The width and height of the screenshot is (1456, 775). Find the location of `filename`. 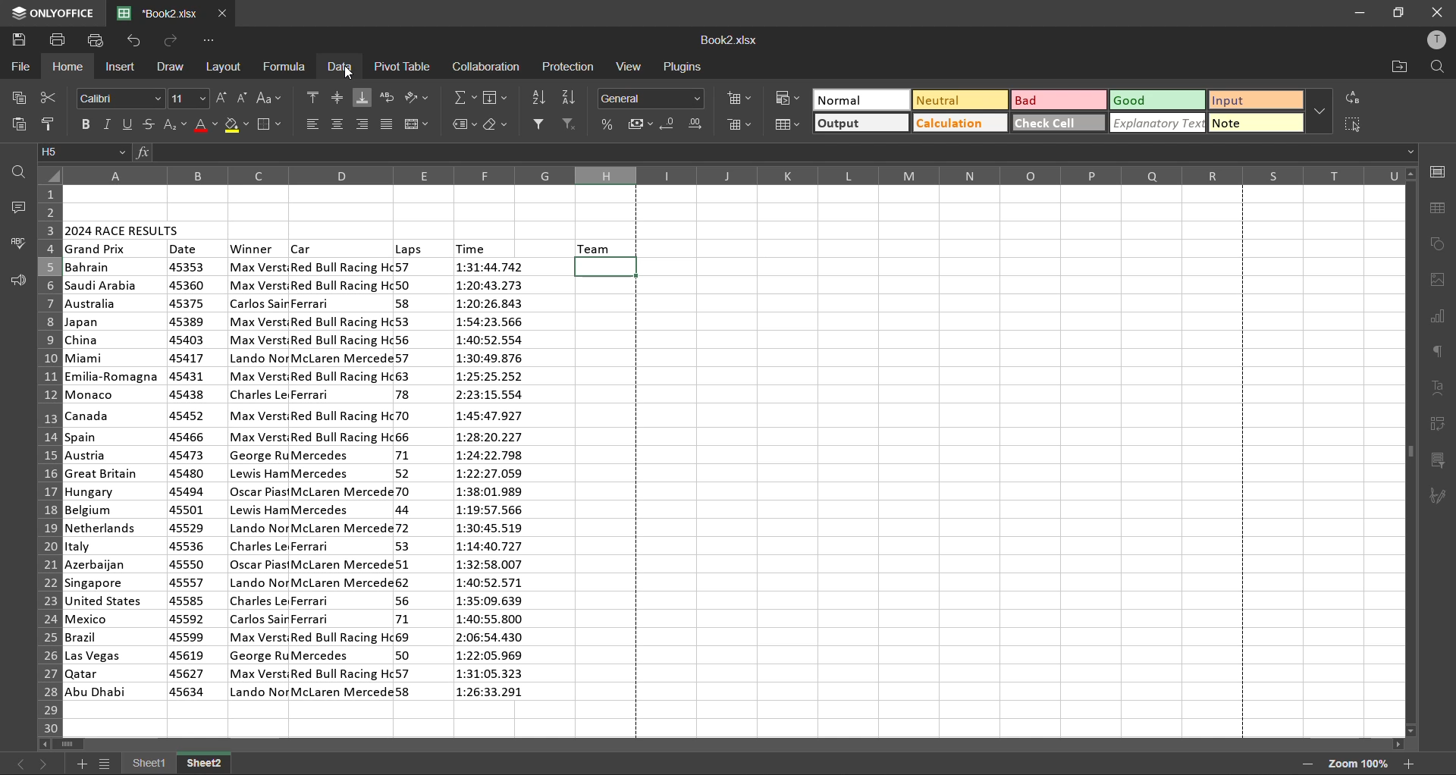

filename is located at coordinates (163, 12).